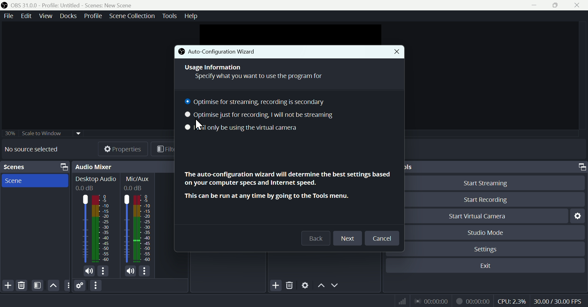 The image size is (588, 307). What do you see at coordinates (9, 133) in the screenshot?
I see `30%` at bounding box center [9, 133].